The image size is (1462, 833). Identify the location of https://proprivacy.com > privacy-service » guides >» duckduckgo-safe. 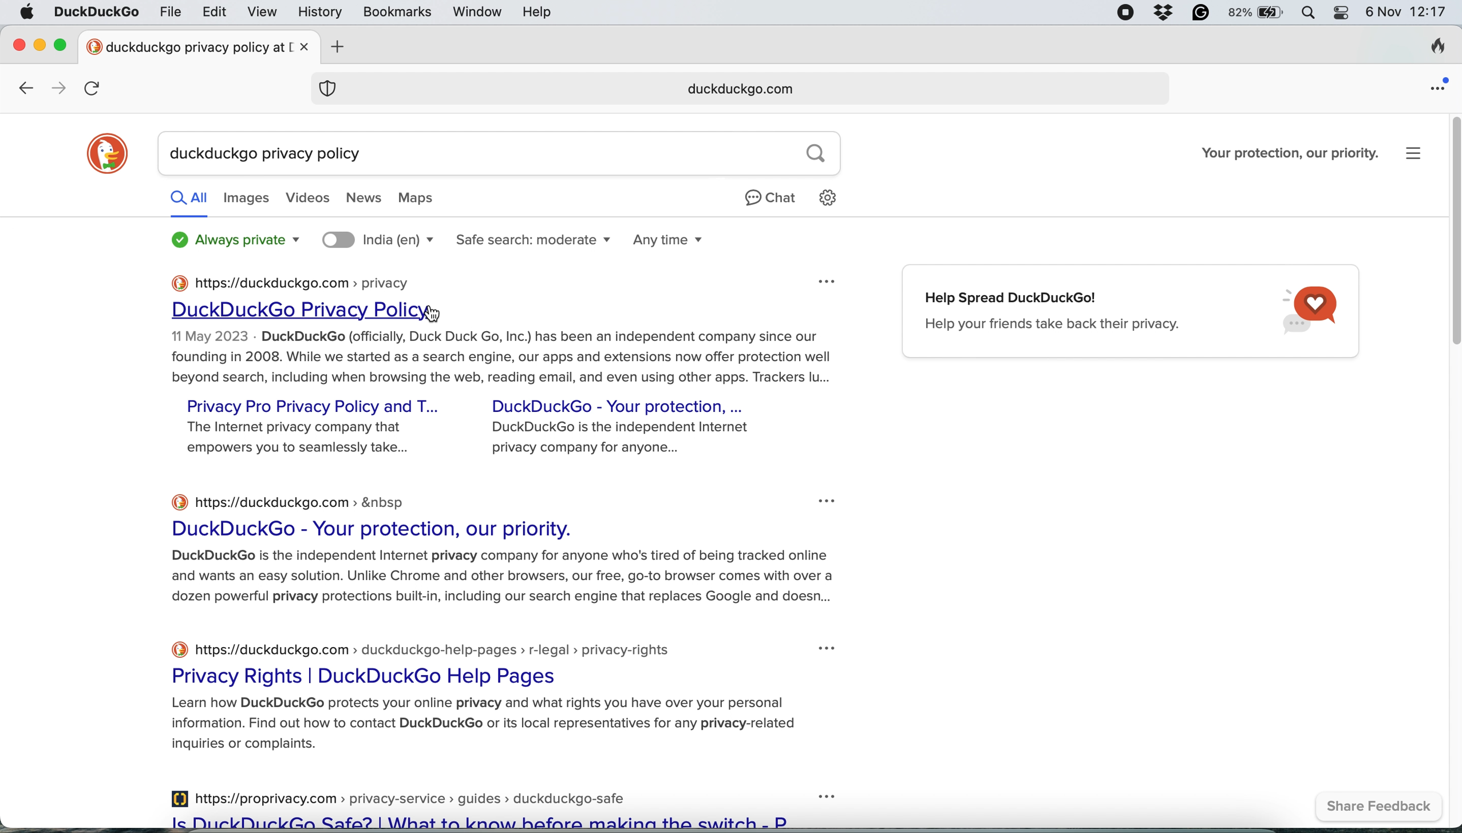
(405, 795).